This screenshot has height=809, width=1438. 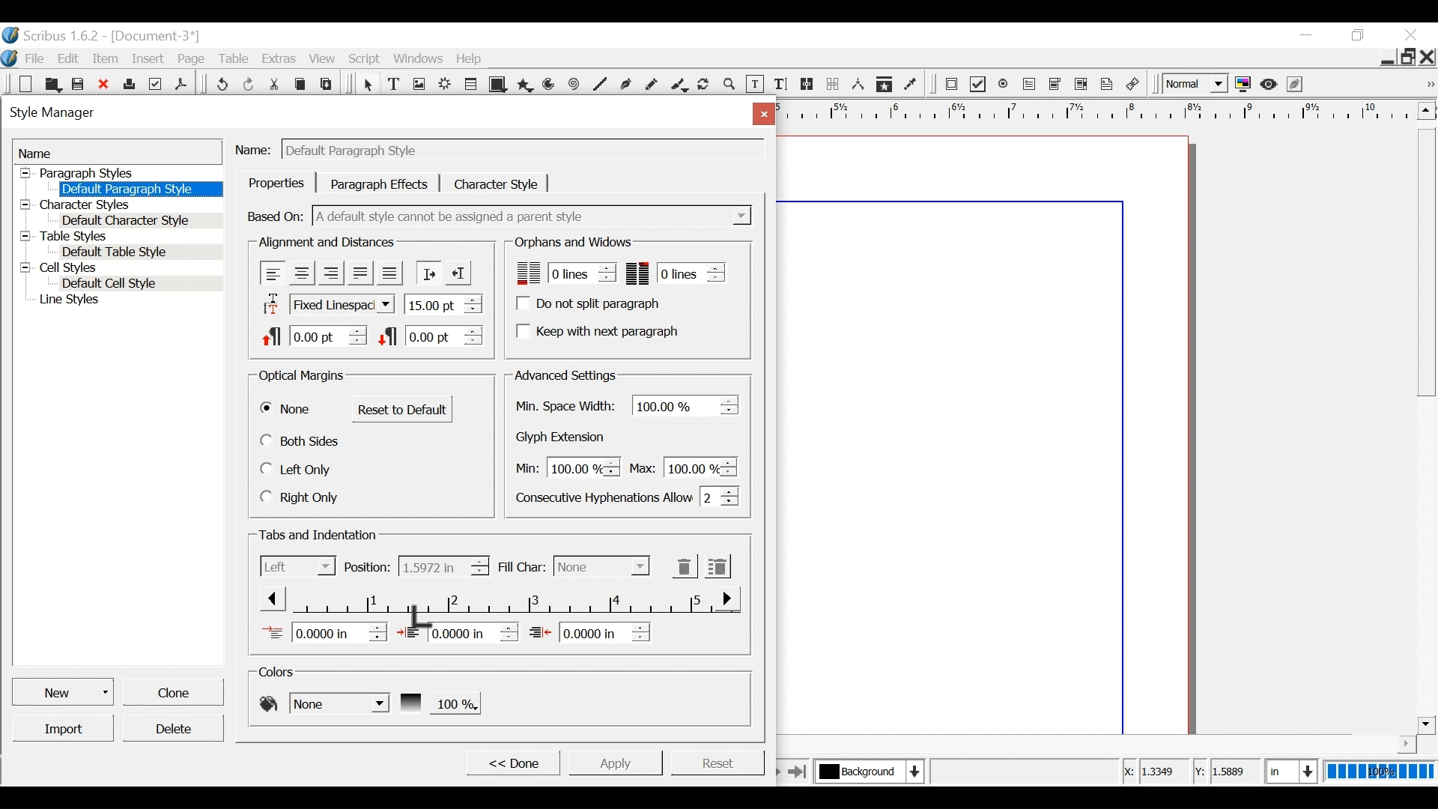 I want to click on PDF Radio Button, so click(x=1004, y=85).